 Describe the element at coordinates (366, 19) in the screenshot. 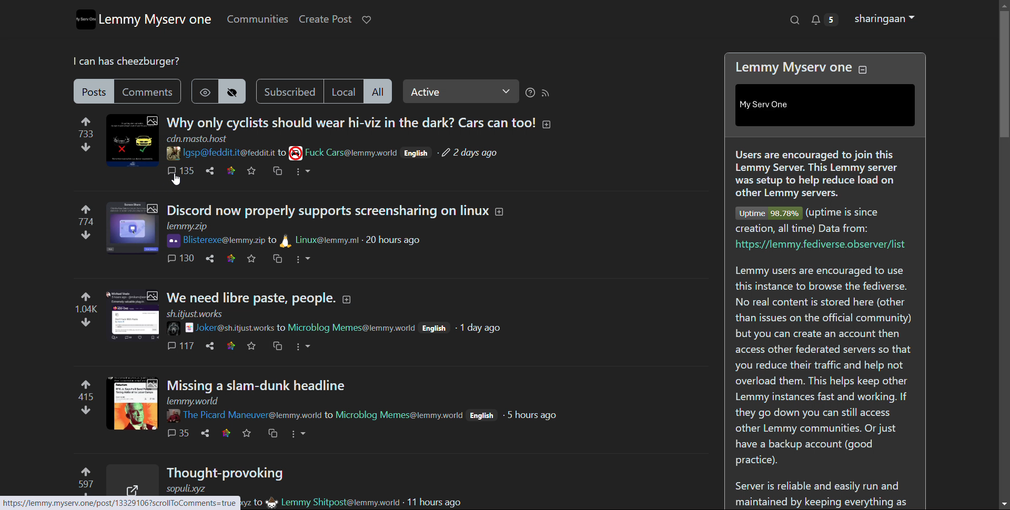

I see `donate to lammy` at that location.